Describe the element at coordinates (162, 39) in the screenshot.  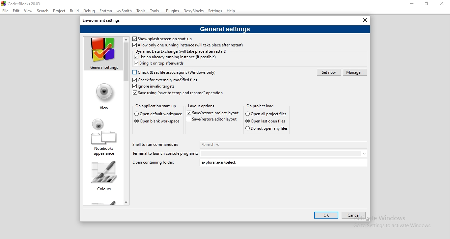
I see `Show splash screen on start-up` at that location.